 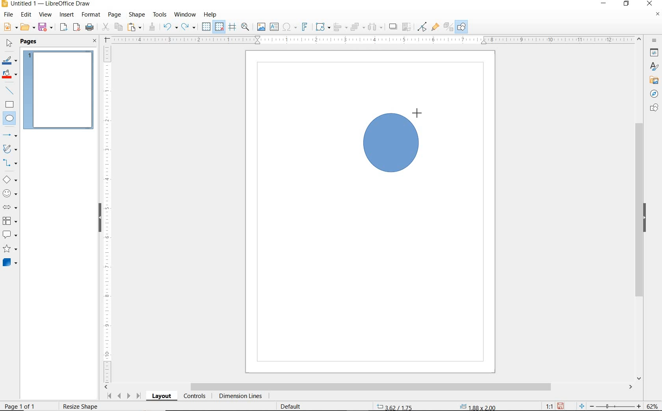 What do you see at coordinates (26, 15) in the screenshot?
I see `EDIT` at bounding box center [26, 15].